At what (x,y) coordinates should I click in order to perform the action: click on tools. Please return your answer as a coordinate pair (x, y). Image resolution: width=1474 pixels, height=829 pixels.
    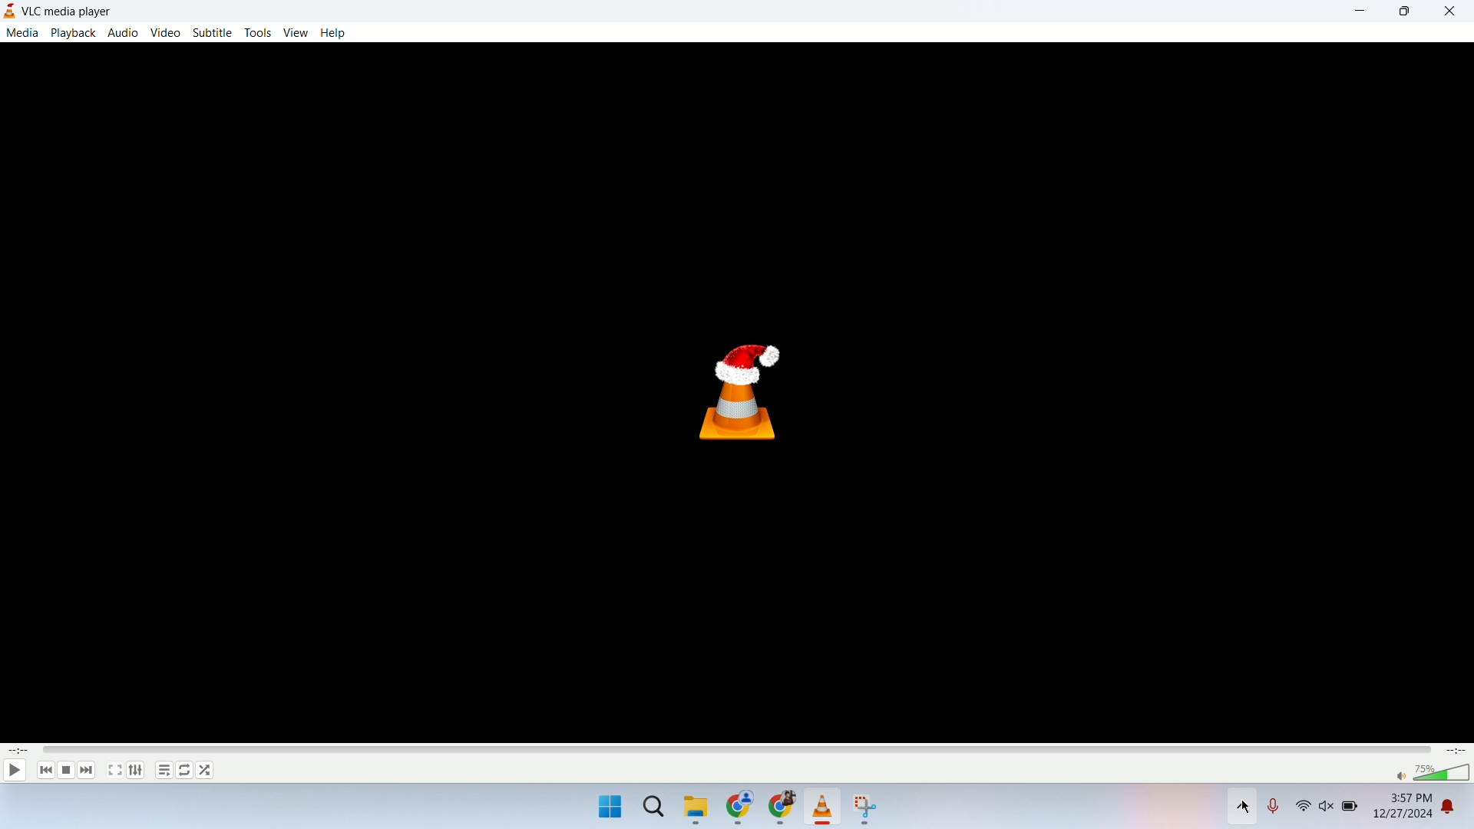
    Looking at the image, I should click on (260, 32).